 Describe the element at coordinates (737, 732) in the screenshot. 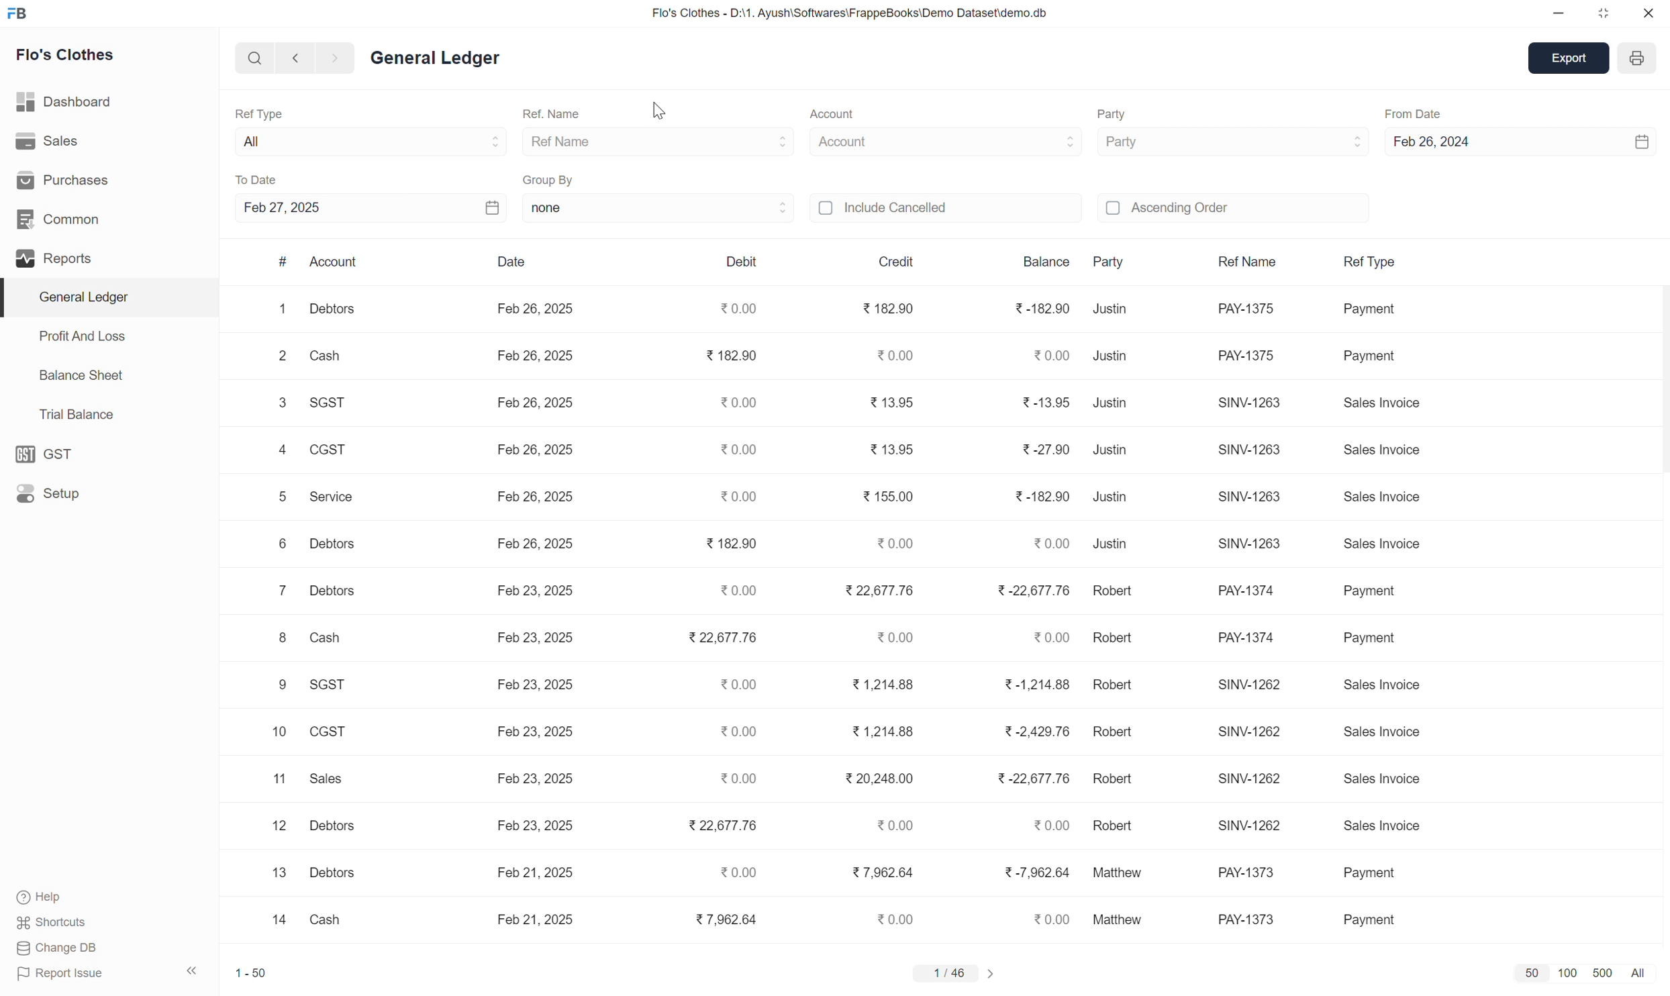

I see `0.00` at that location.